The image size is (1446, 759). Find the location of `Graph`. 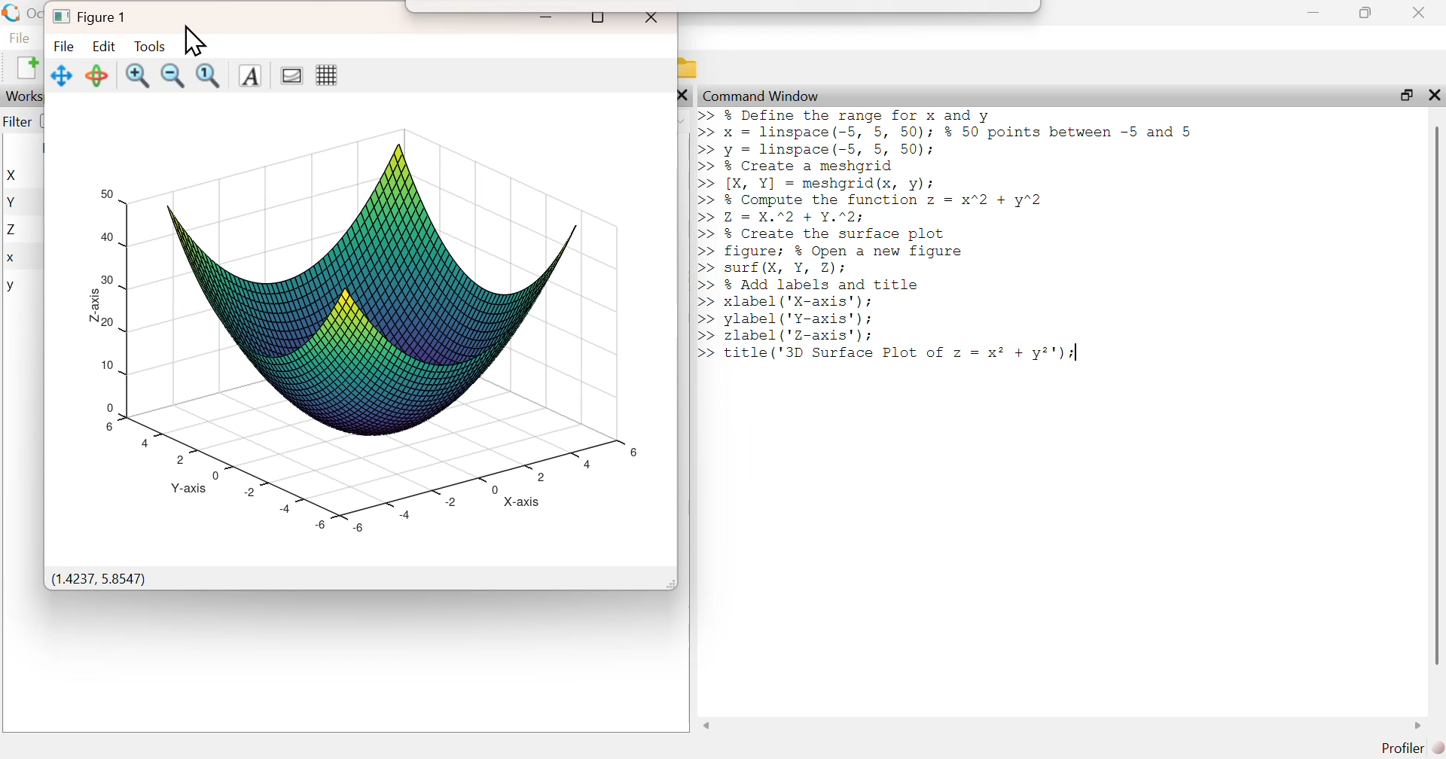

Graph is located at coordinates (365, 325).